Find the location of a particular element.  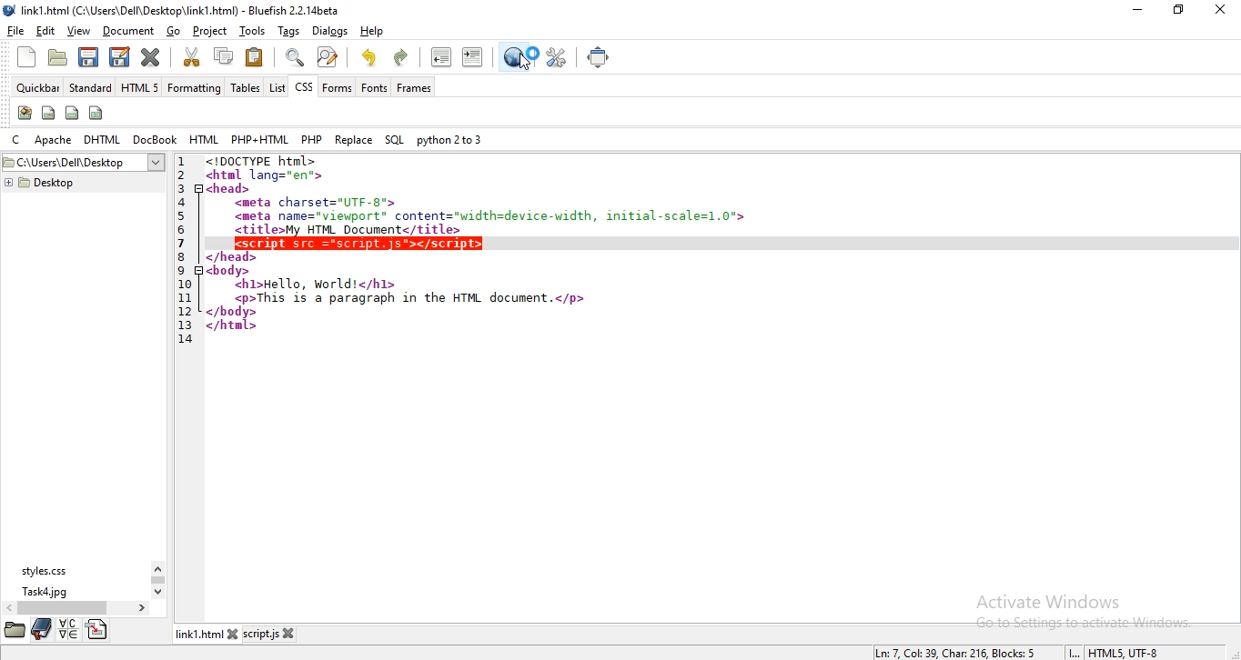

close is located at coordinates (239, 632).